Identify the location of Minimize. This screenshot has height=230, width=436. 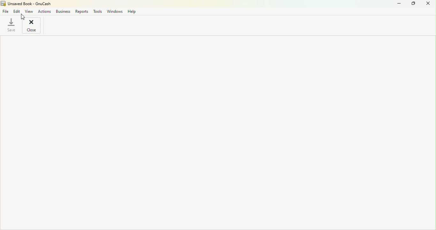
(396, 4).